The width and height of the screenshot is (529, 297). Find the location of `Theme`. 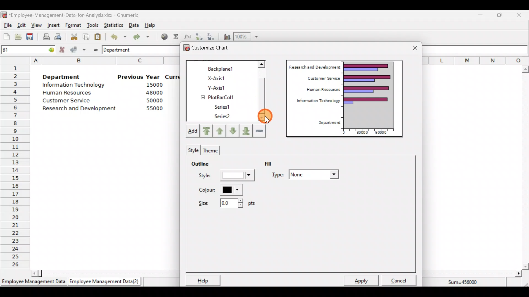

Theme is located at coordinates (209, 150).